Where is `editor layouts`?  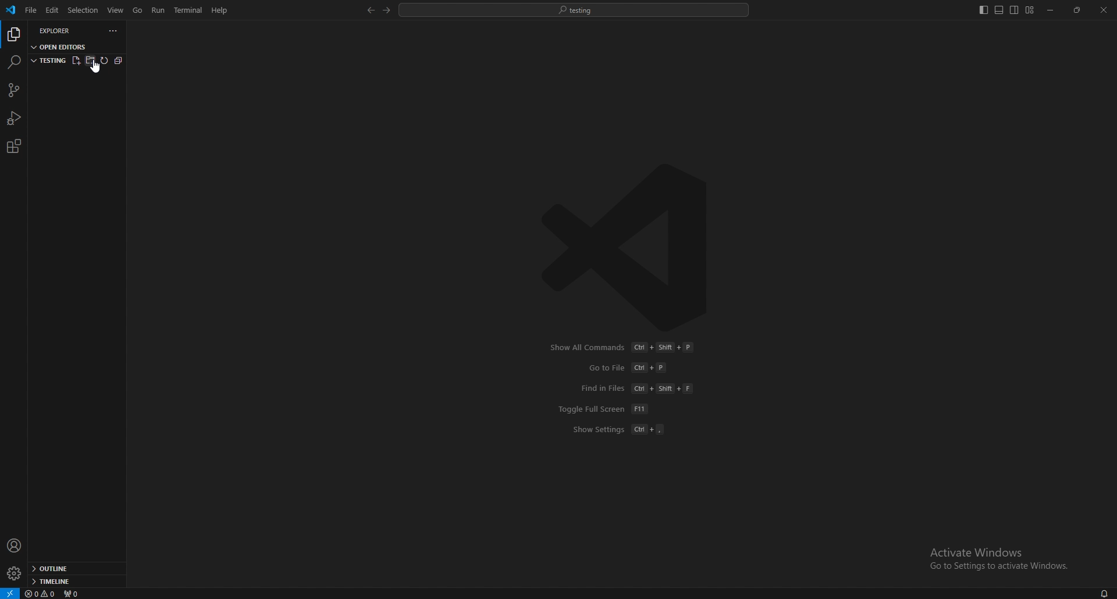 editor layouts is located at coordinates (1006, 10).